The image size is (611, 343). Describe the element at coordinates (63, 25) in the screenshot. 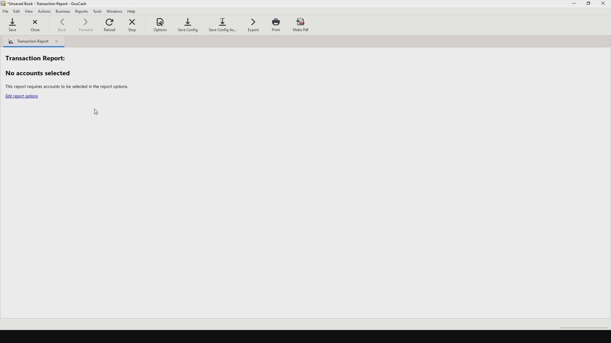

I see `back` at that location.